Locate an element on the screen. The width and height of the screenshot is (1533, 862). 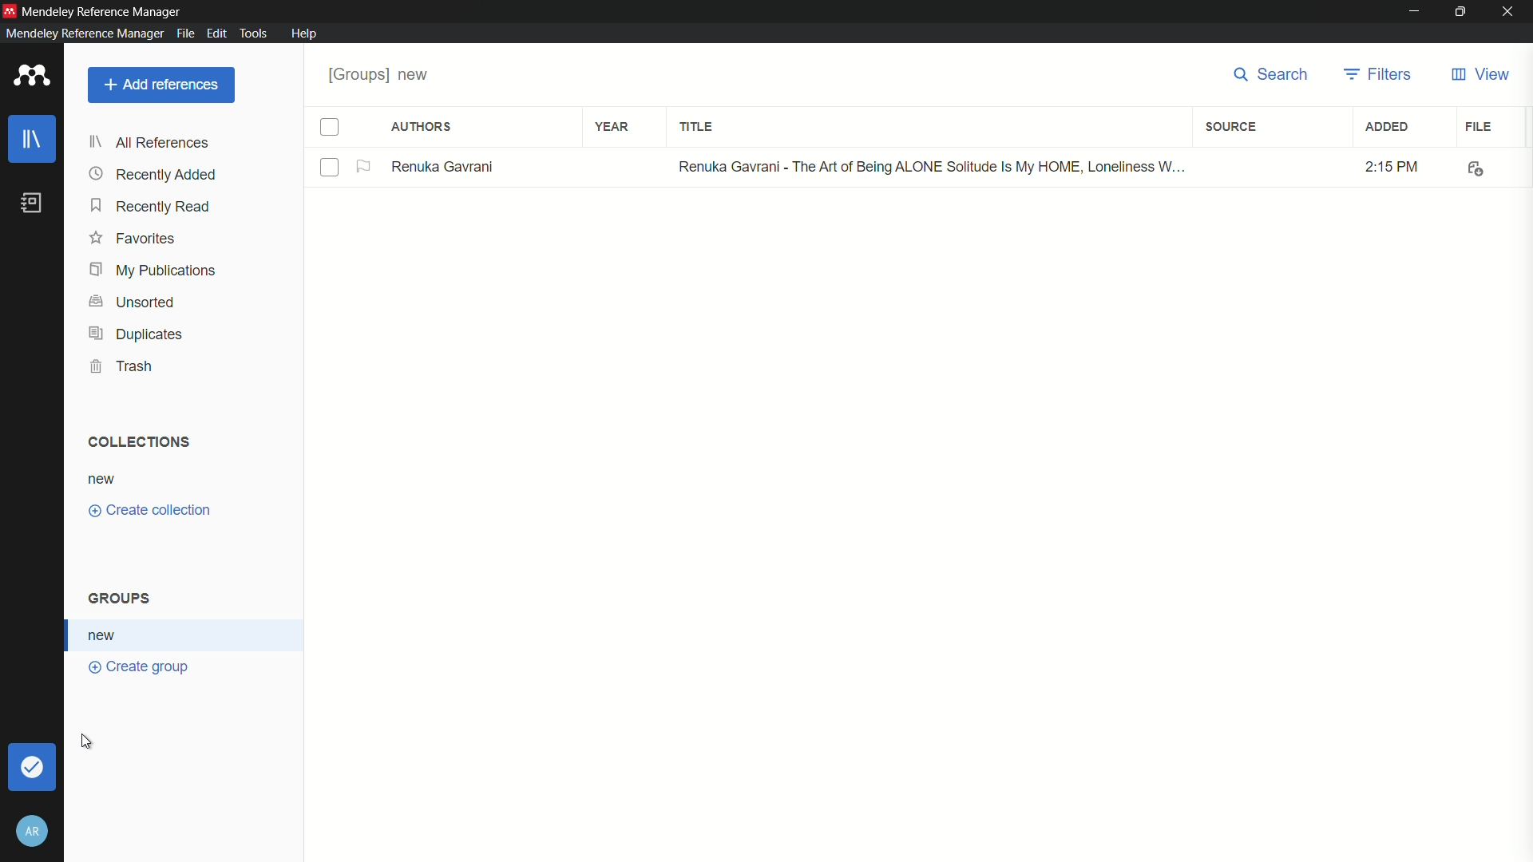
Mendeley Reference Manager is located at coordinates (107, 10).